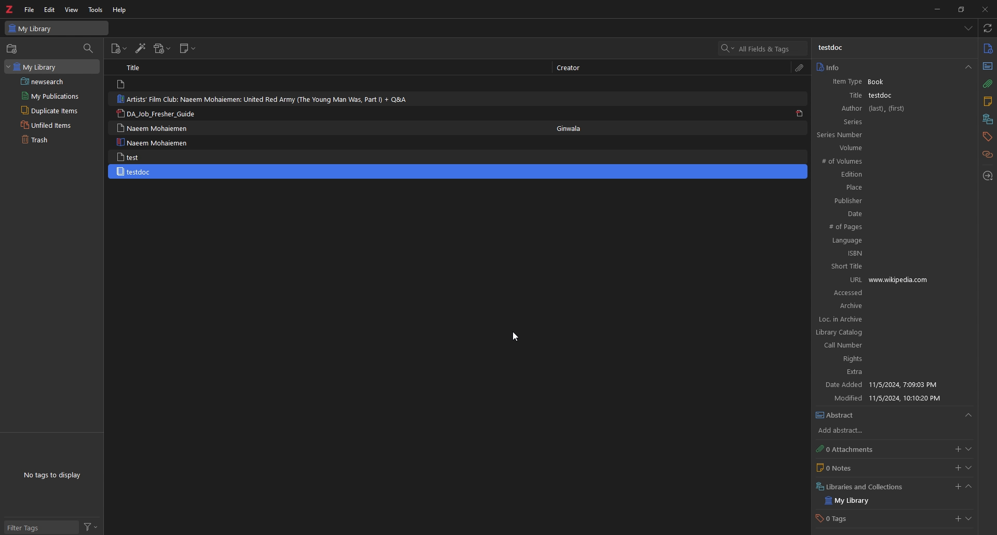 This screenshot has height=535, width=997. I want to click on No tags to display, so click(55, 474).